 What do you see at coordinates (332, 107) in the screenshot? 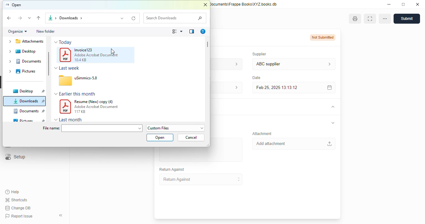
I see `toggle expand/contract` at bounding box center [332, 107].